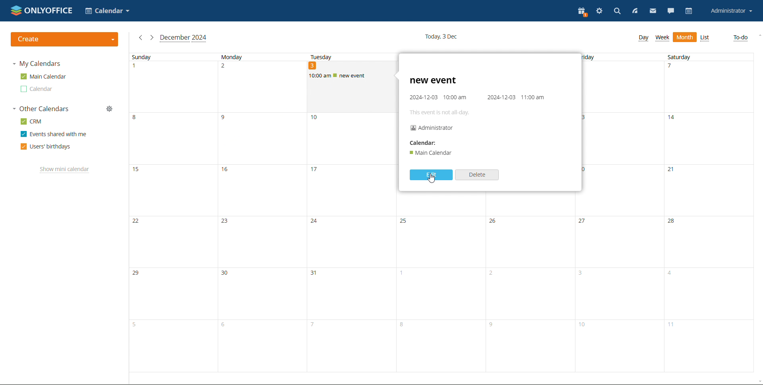 The image size is (763, 385). I want to click on settings, so click(600, 11).